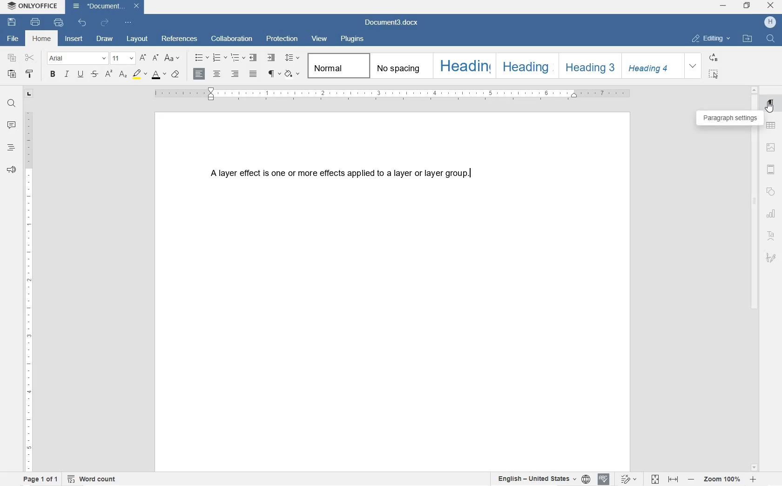  What do you see at coordinates (140, 74) in the screenshot?
I see `HIGHLIGHT COLOR` at bounding box center [140, 74].